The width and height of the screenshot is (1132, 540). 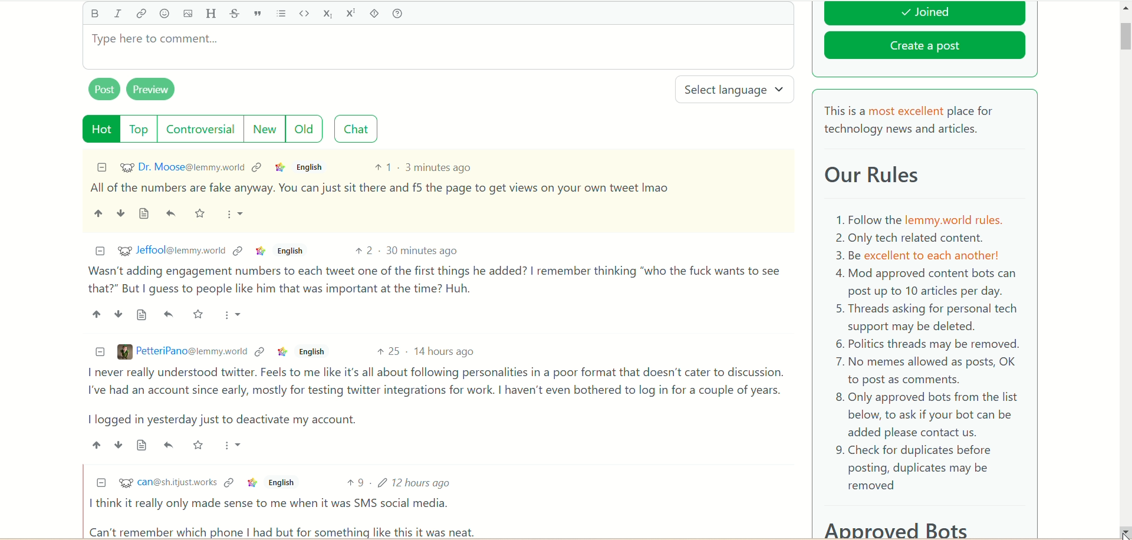 What do you see at coordinates (119, 445) in the screenshot?
I see `Downvote` at bounding box center [119, 445].